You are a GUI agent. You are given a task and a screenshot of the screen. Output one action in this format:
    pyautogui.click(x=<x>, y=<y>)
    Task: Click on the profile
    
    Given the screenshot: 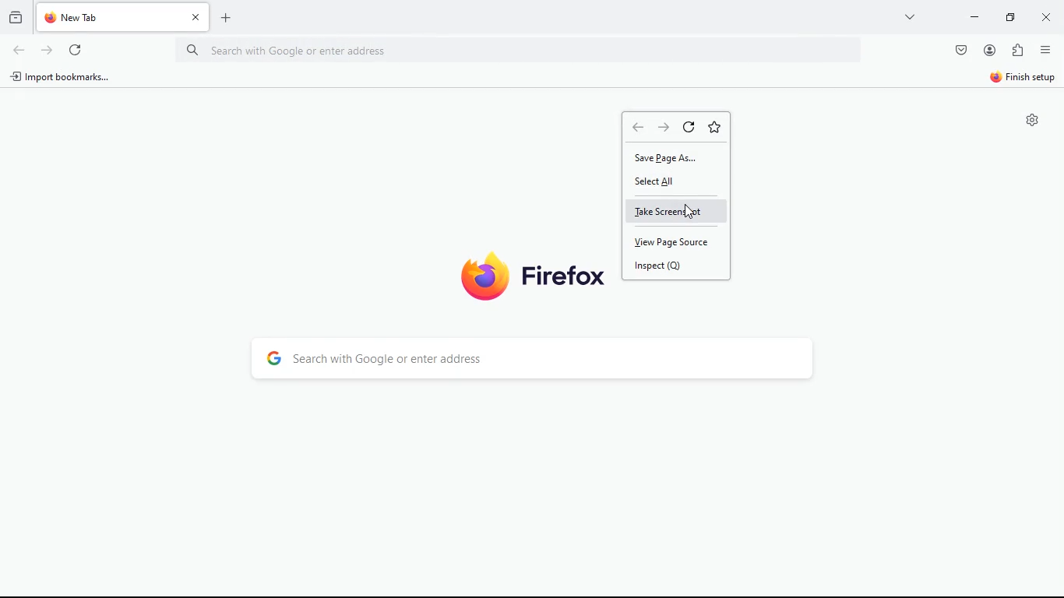 What is the action you would take?
    pyautogui.click(x=989, y=51)
    